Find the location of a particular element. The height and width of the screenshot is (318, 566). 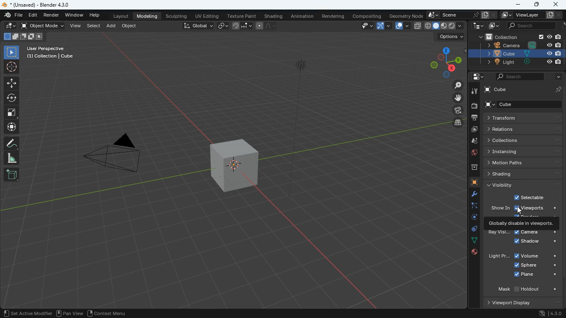

edit is located at coordinates (13, 15).